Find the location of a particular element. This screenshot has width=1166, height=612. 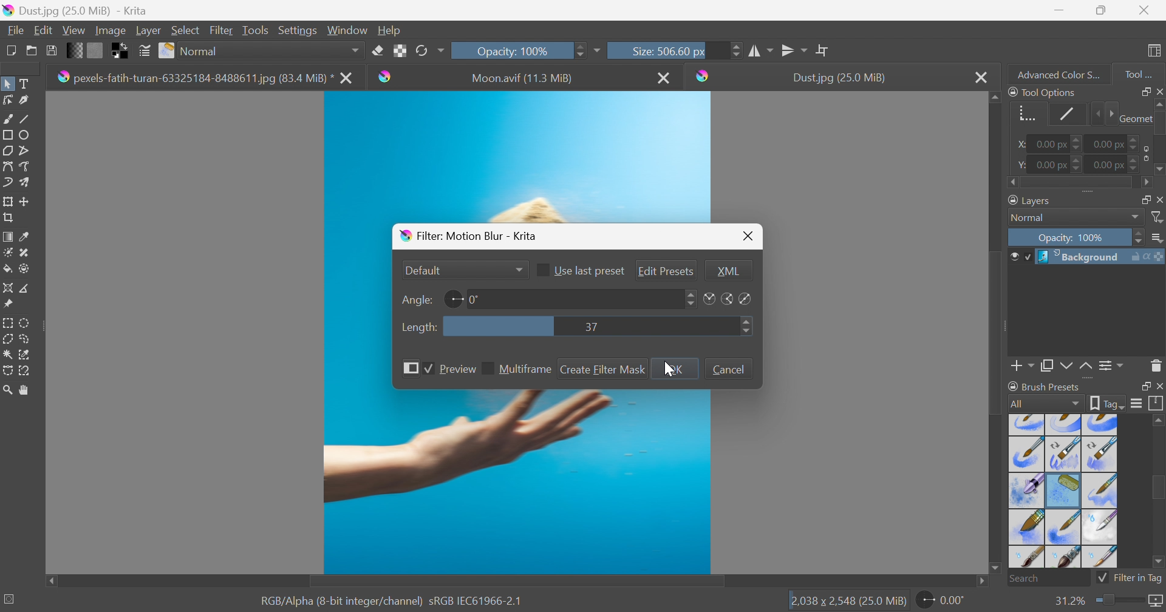

Window is located at coordinates (348, 29).